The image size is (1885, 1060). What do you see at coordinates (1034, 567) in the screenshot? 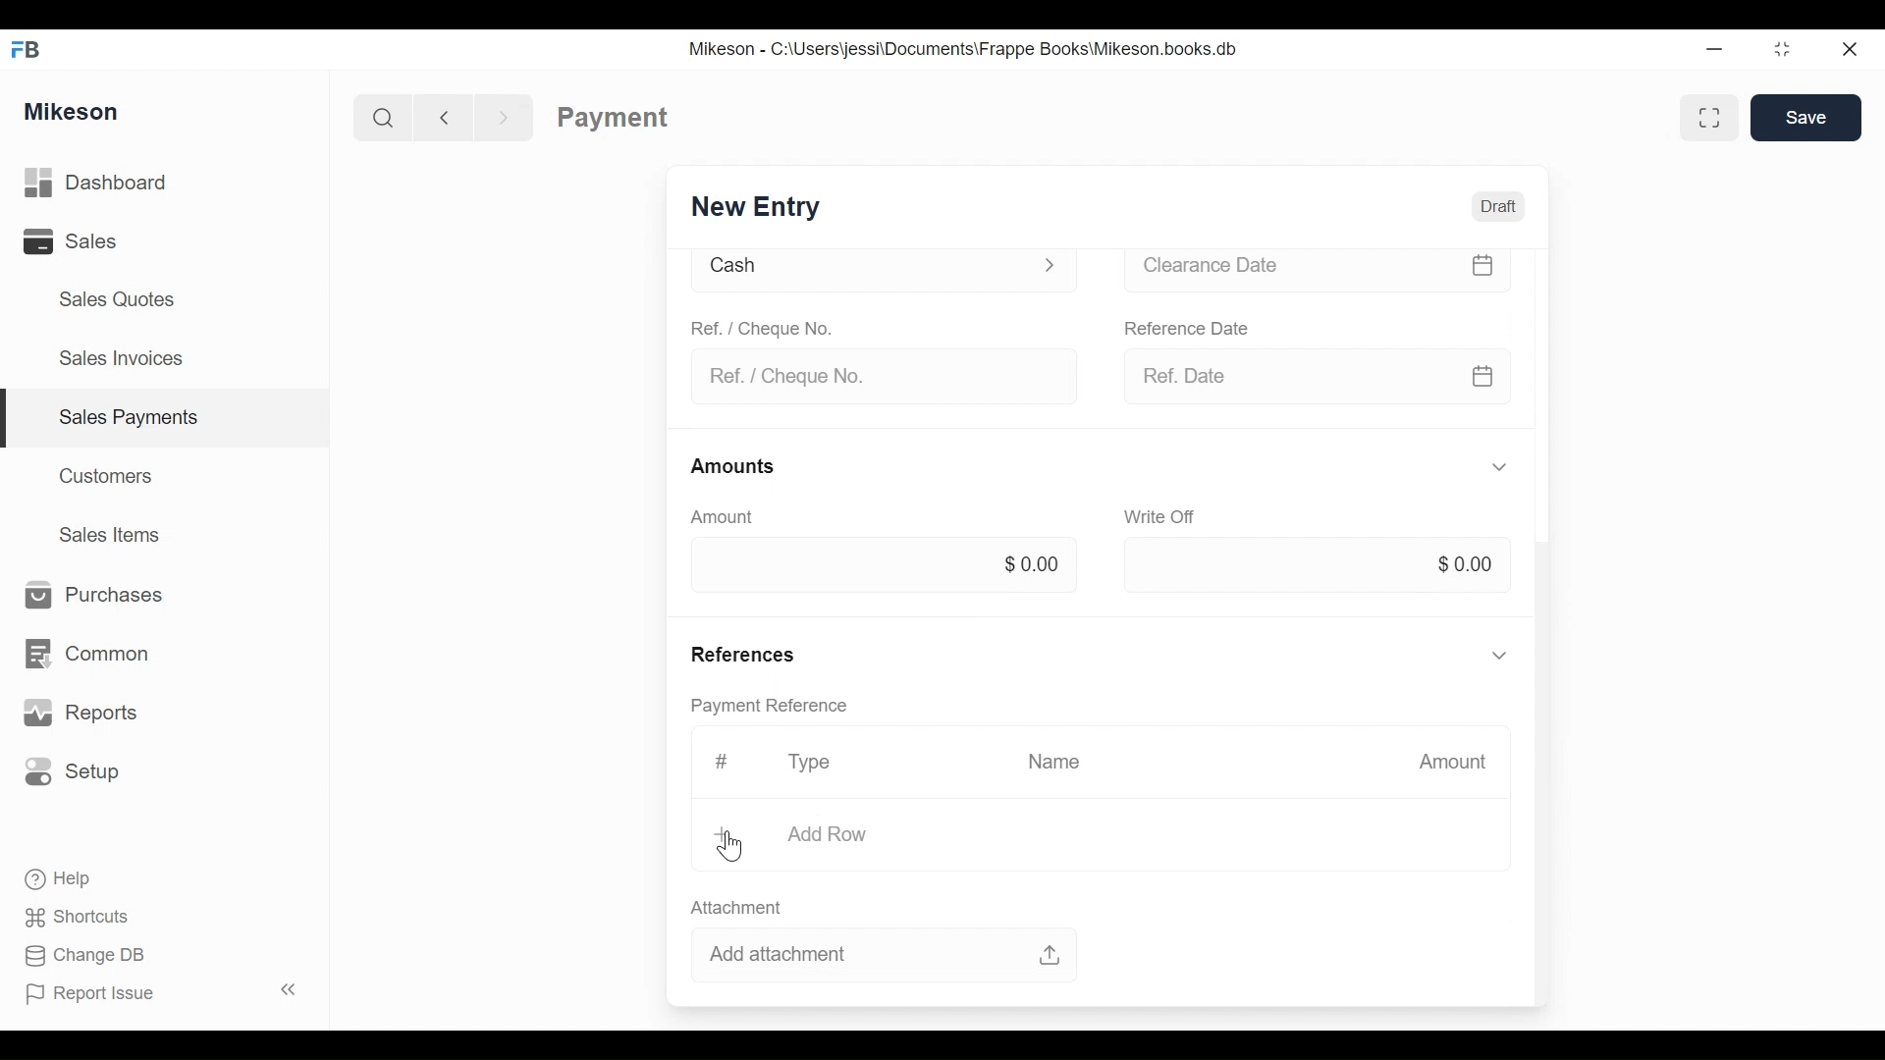
I see `$0.00` at bounding box center [1034, 567].